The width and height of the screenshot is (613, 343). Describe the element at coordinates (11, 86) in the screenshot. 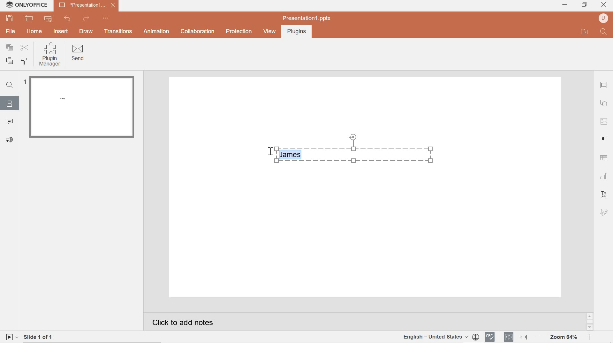

I see `Find` at that location.